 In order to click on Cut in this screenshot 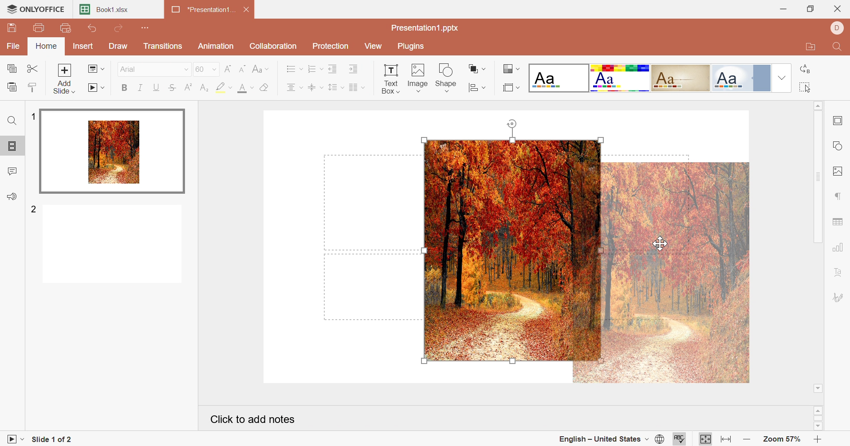, I will do `click(32, 68)`.